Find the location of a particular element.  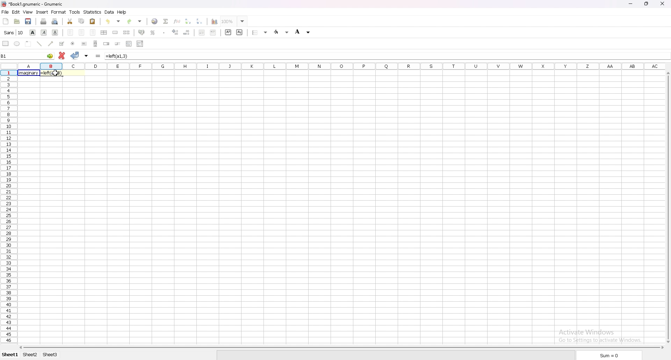

data is located at coordinates (110, 12).